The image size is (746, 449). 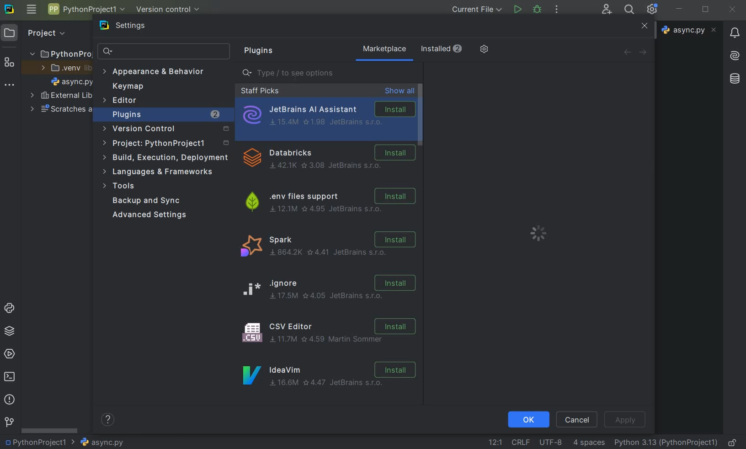 I want to click on problems, so click(x=9, y=400).